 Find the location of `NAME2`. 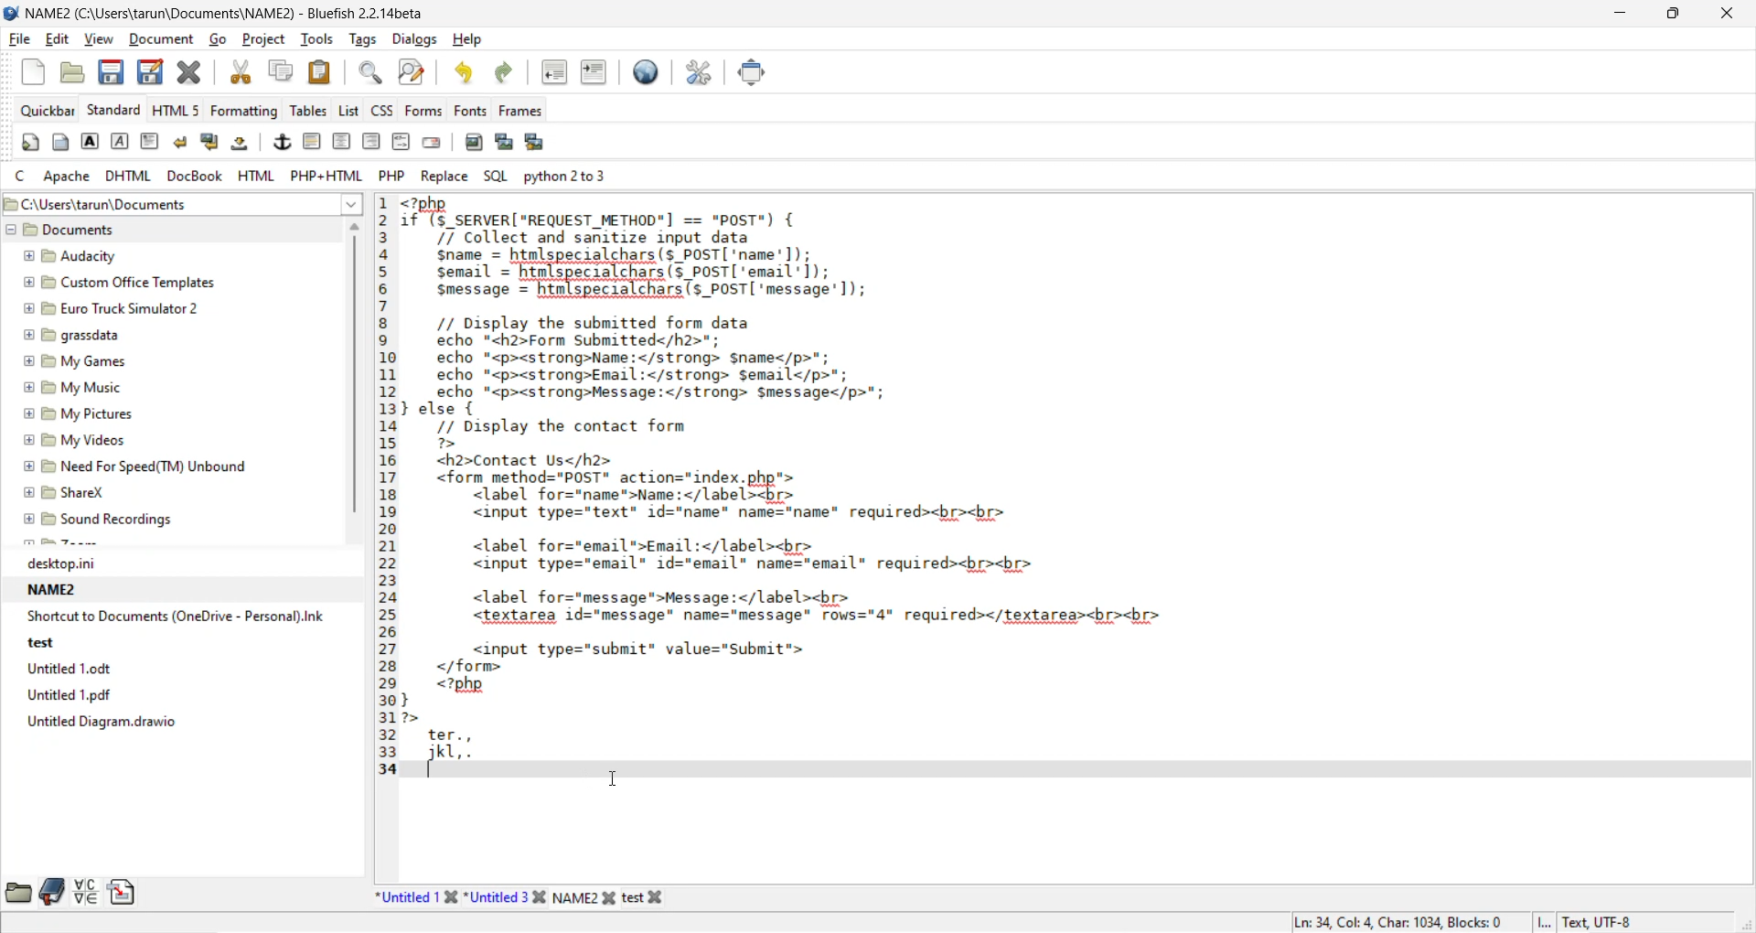

NAME2 is located at coordinates (58, 590).